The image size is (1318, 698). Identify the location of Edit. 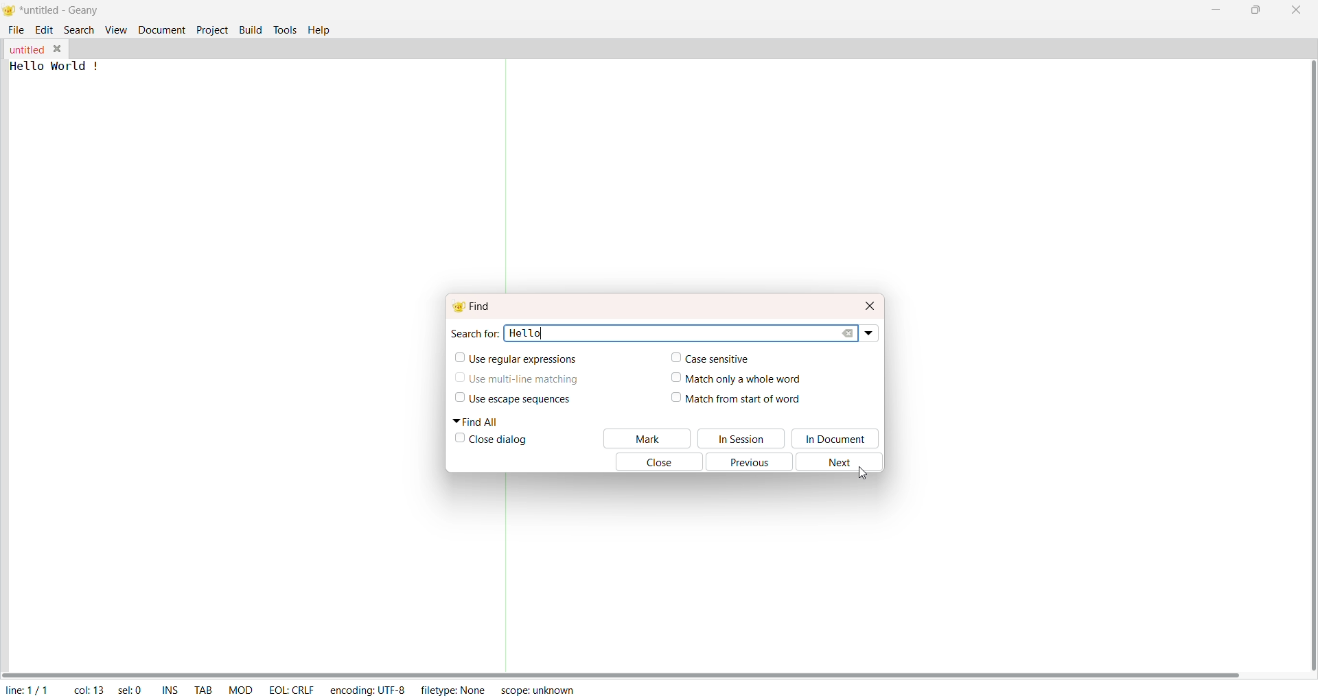
(45, 31).